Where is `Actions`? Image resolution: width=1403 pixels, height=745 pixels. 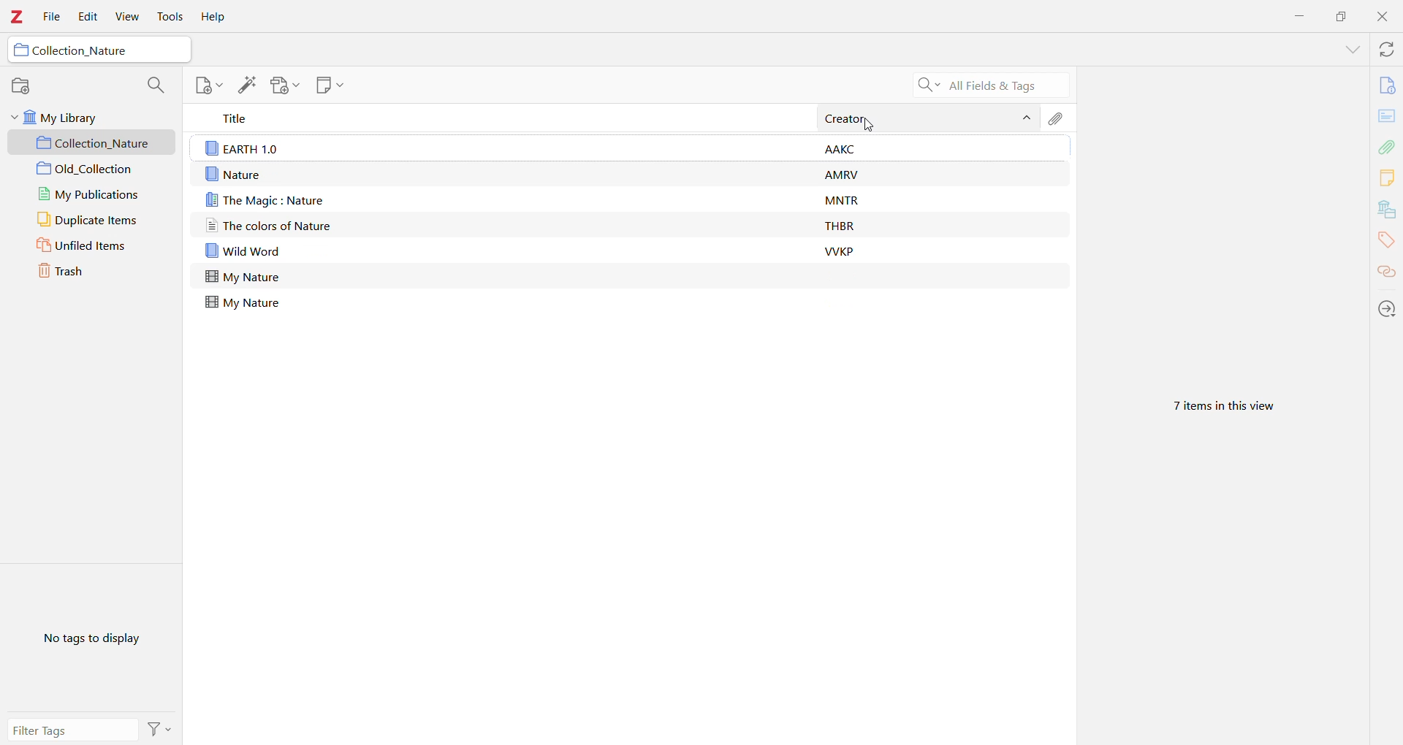
Actions is located at coordinates (161, 730).